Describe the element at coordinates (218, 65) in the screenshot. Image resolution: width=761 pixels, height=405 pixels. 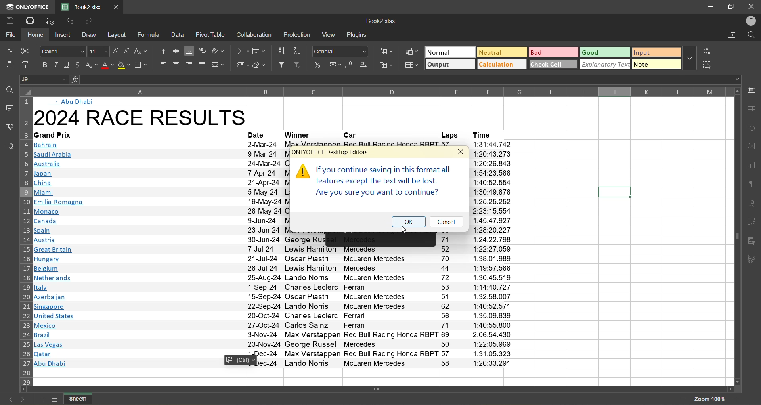
I see `merge and center` at that location.